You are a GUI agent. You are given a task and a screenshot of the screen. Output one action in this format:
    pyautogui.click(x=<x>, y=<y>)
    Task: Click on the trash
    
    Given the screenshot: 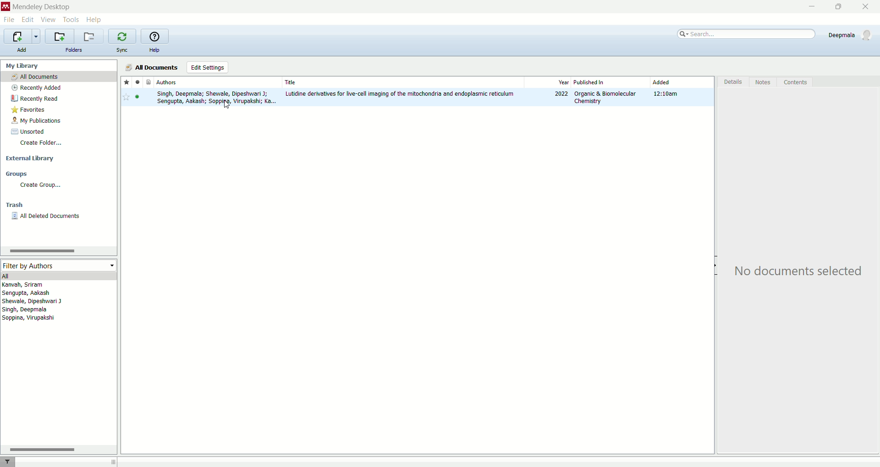 What is the action you would take?
    pyautogui.click(x=59, y=205)
    